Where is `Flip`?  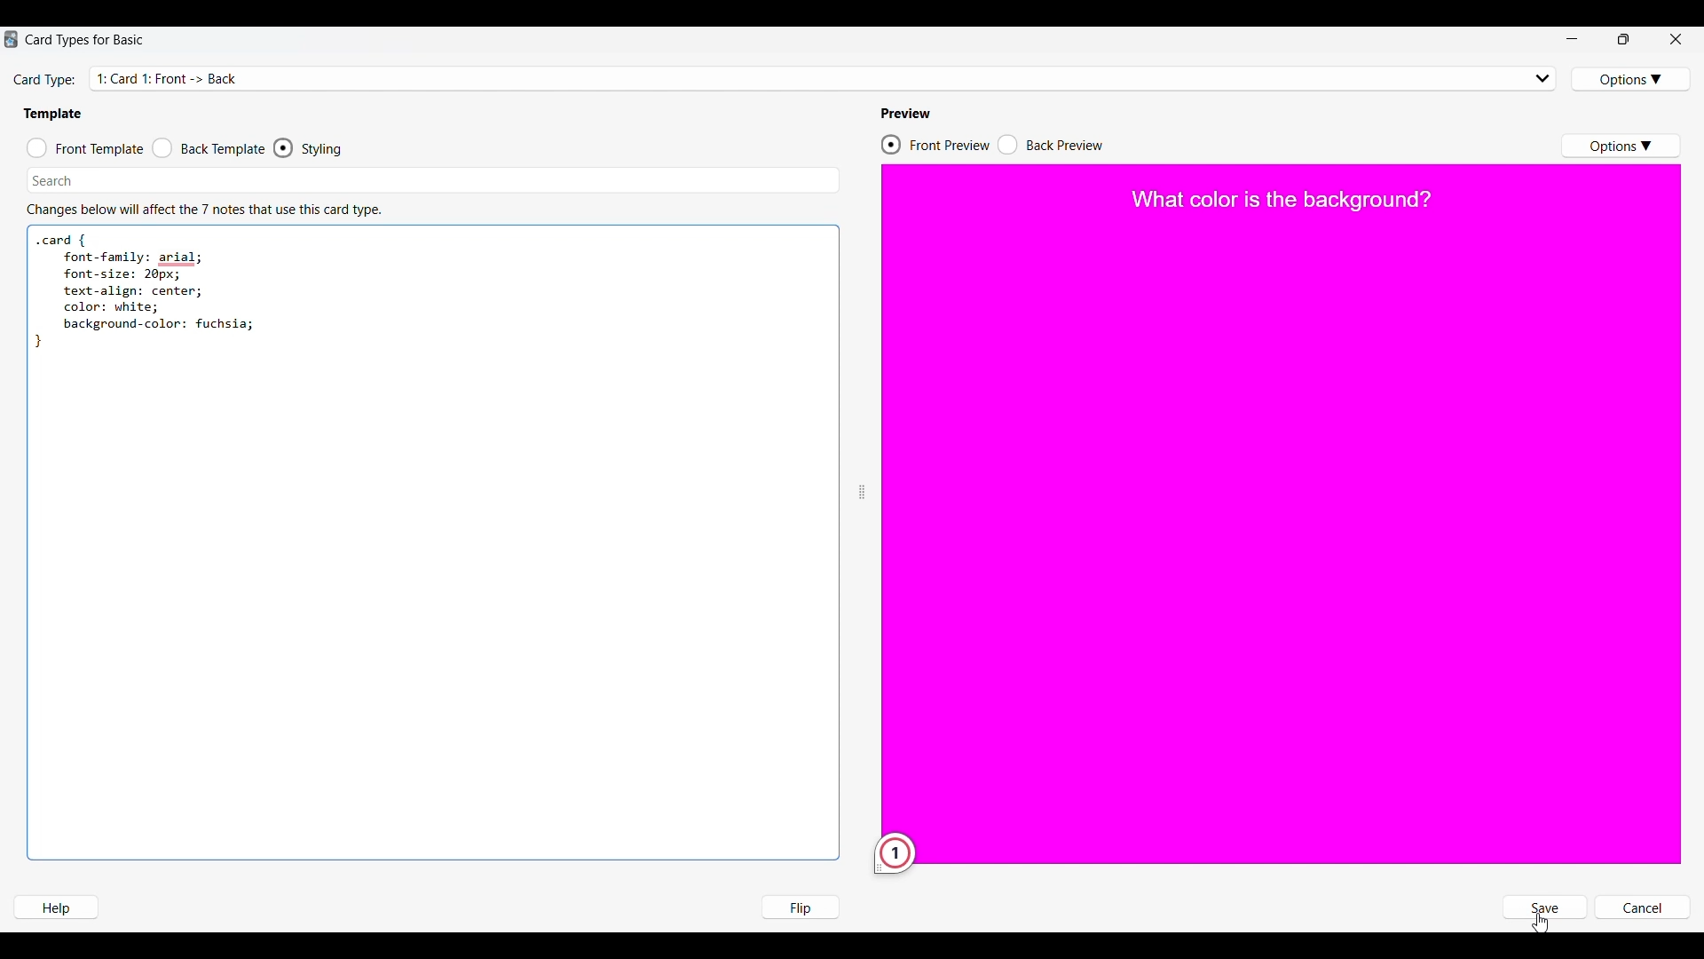 Flip is located at coordinates (800, 907).